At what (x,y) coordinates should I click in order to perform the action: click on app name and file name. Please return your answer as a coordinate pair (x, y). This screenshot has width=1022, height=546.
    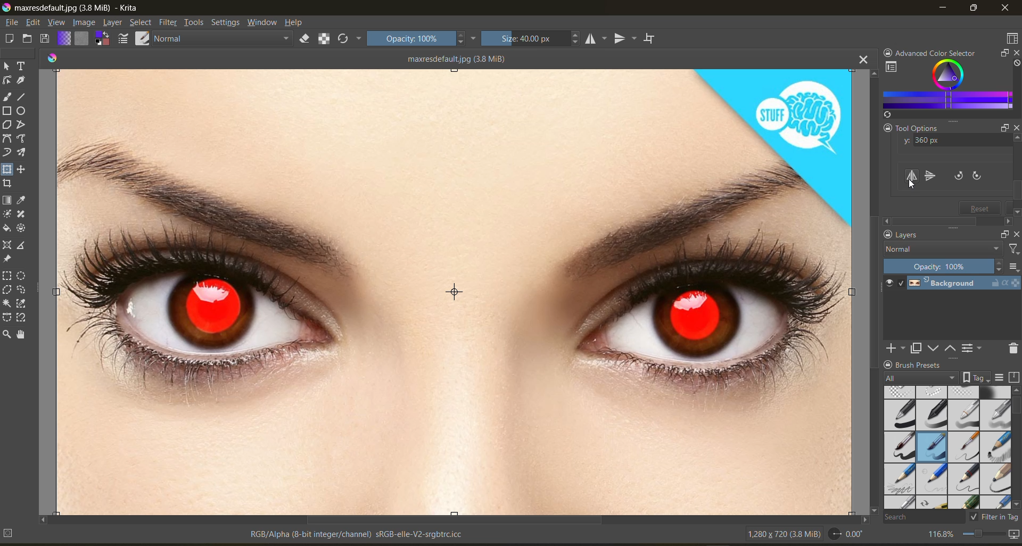
    Looking at the image, I should click on (76, 9).